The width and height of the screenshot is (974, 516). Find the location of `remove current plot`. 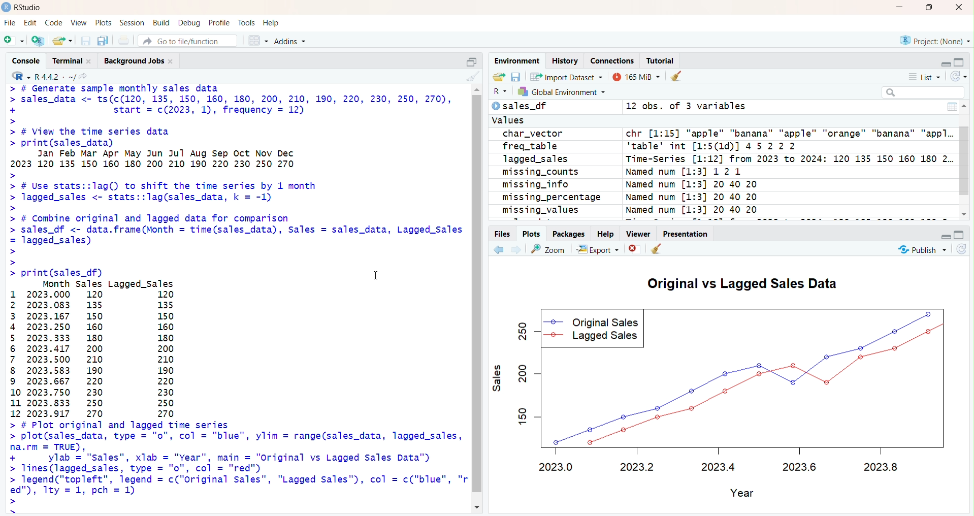

remove current plot is located at coordinates (635, 250).